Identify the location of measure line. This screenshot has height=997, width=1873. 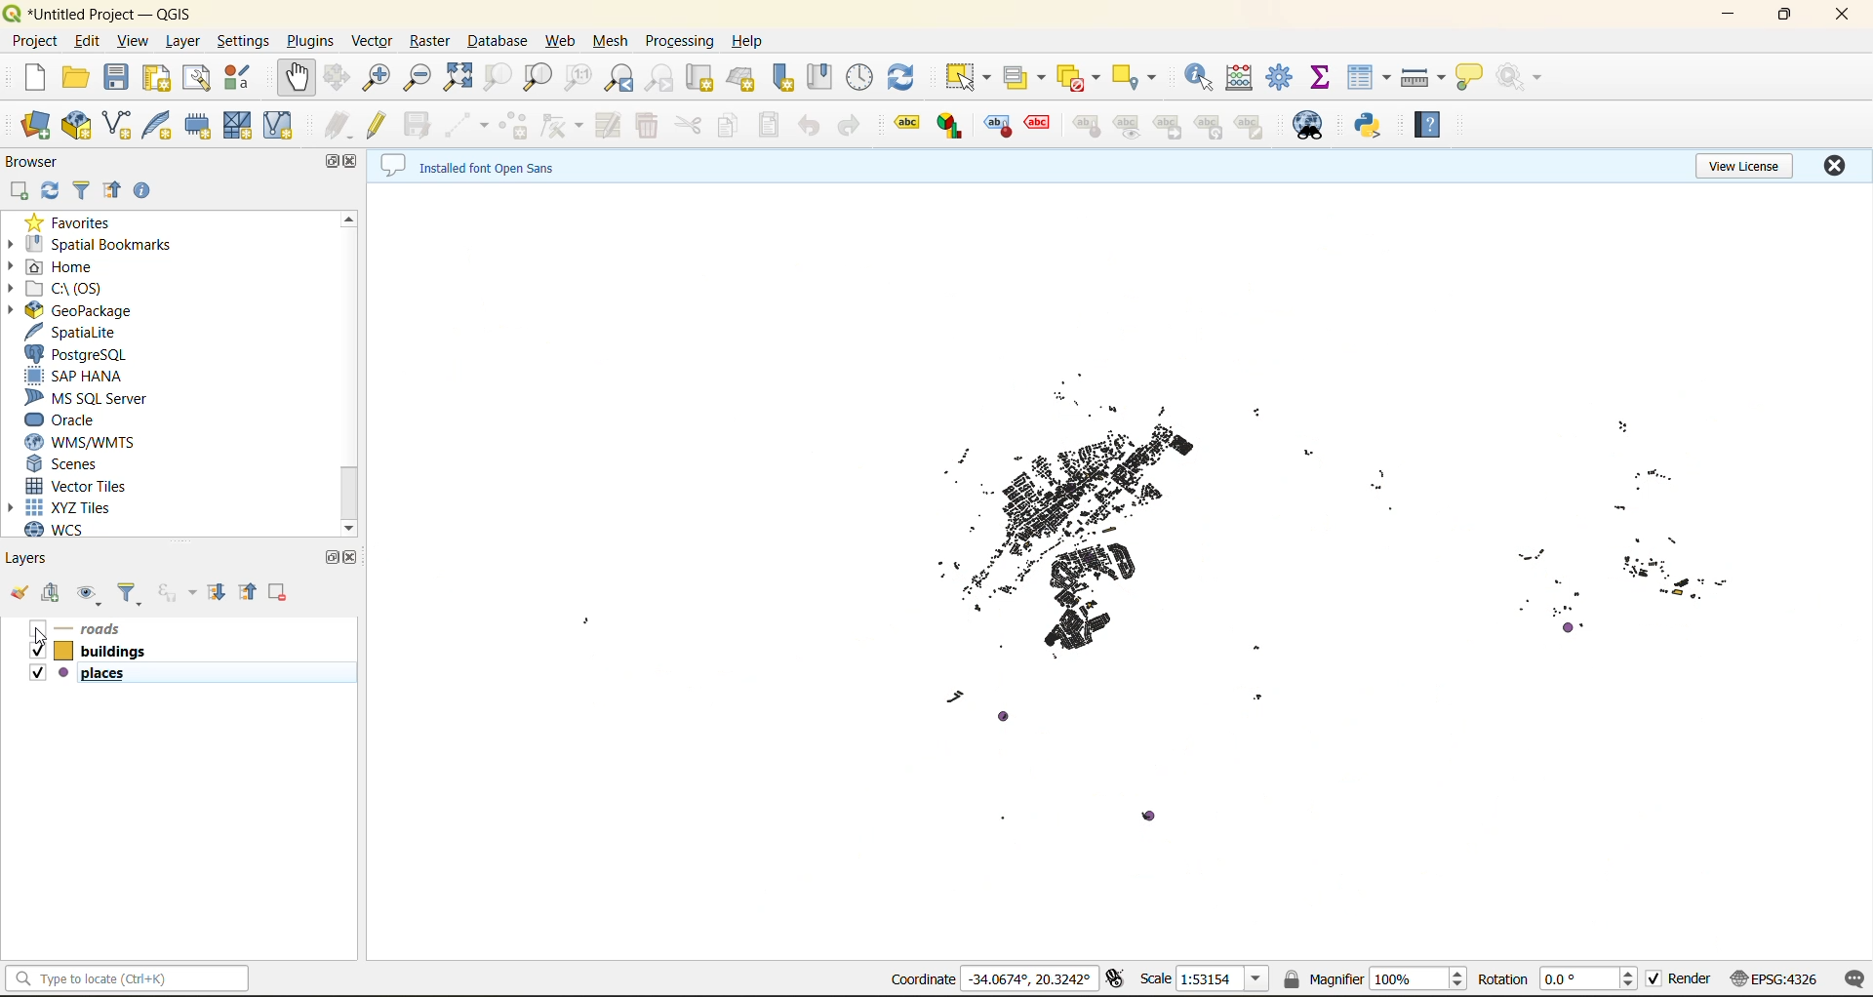
(1423, 78).